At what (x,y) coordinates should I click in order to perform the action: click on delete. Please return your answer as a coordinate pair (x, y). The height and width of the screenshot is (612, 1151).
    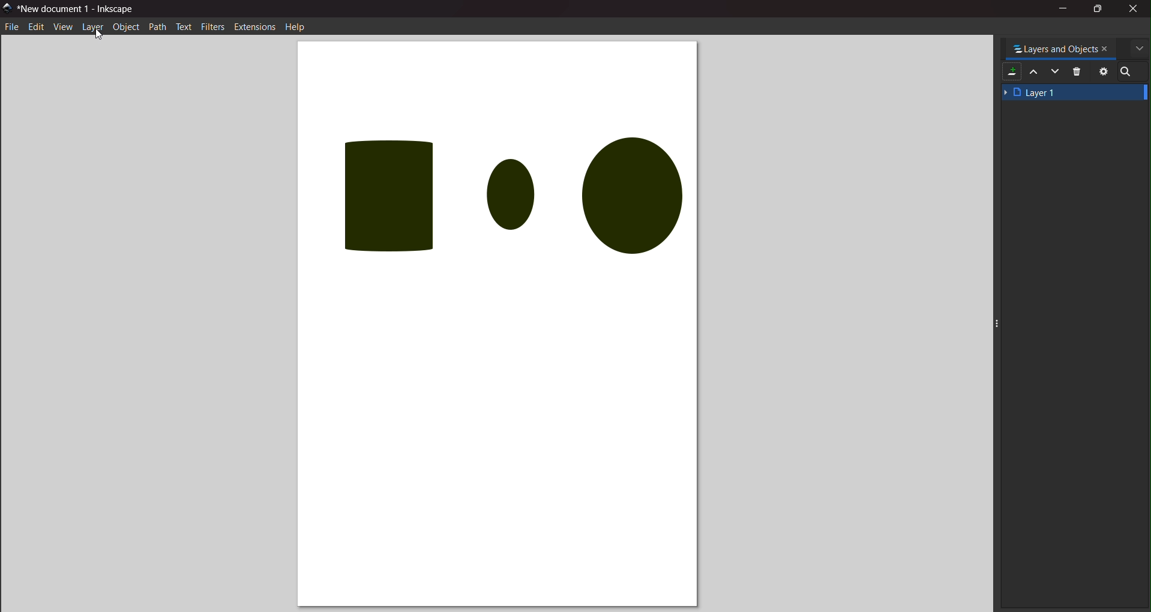
    Looking at the image, I should click on (1078, 71).